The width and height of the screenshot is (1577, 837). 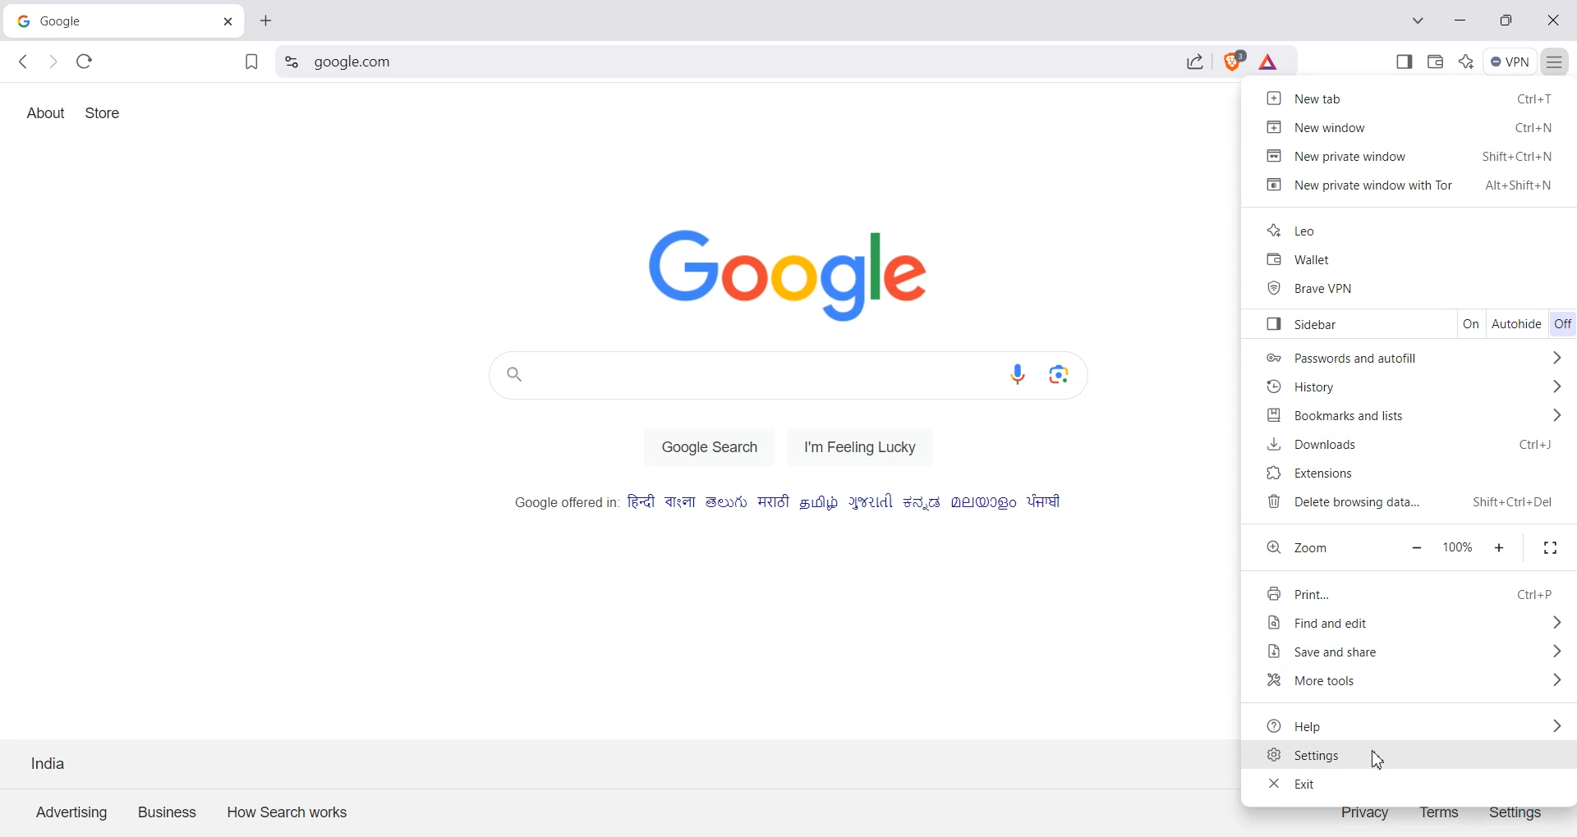 I want to click on Multi Language, so click(x=789, y=502).